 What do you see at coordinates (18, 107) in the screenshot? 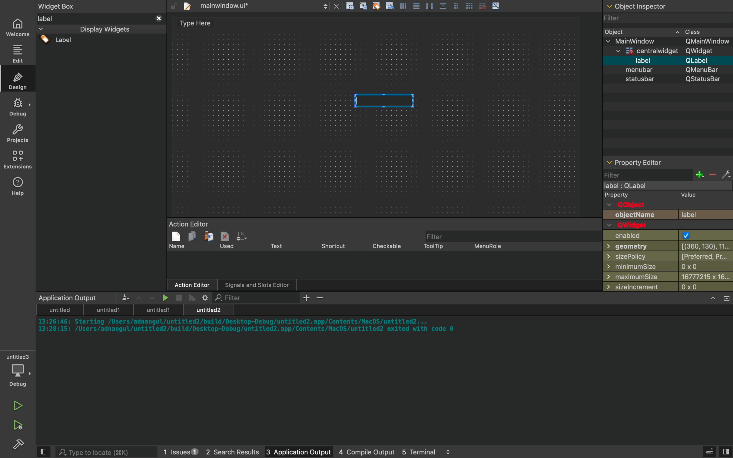
I see `` at bounding box center [18, 107].